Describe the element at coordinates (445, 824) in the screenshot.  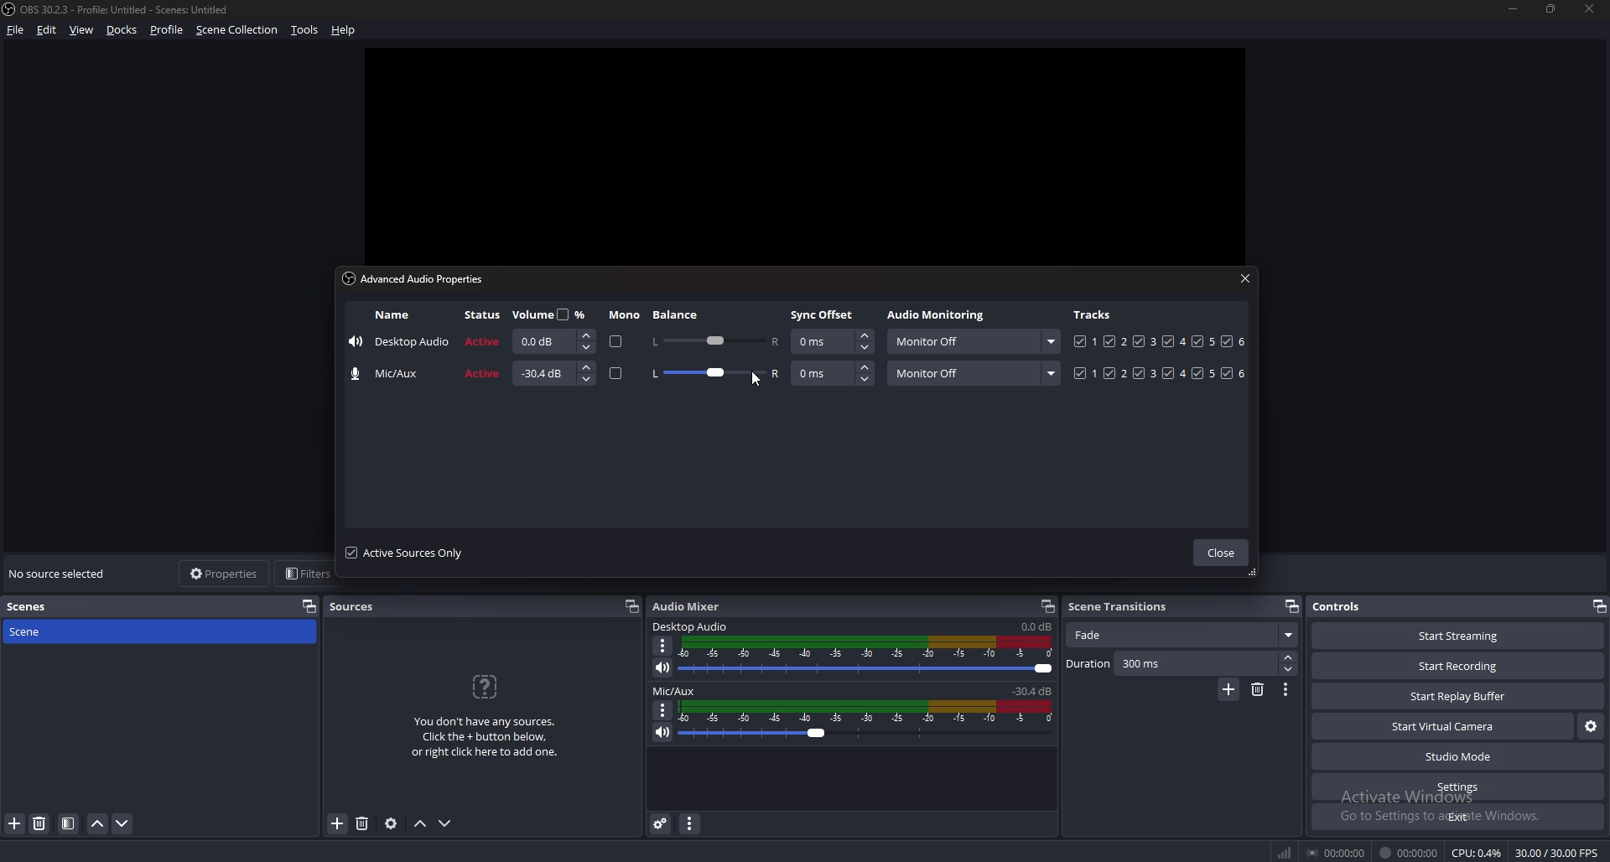
I see `move source down` at that location.